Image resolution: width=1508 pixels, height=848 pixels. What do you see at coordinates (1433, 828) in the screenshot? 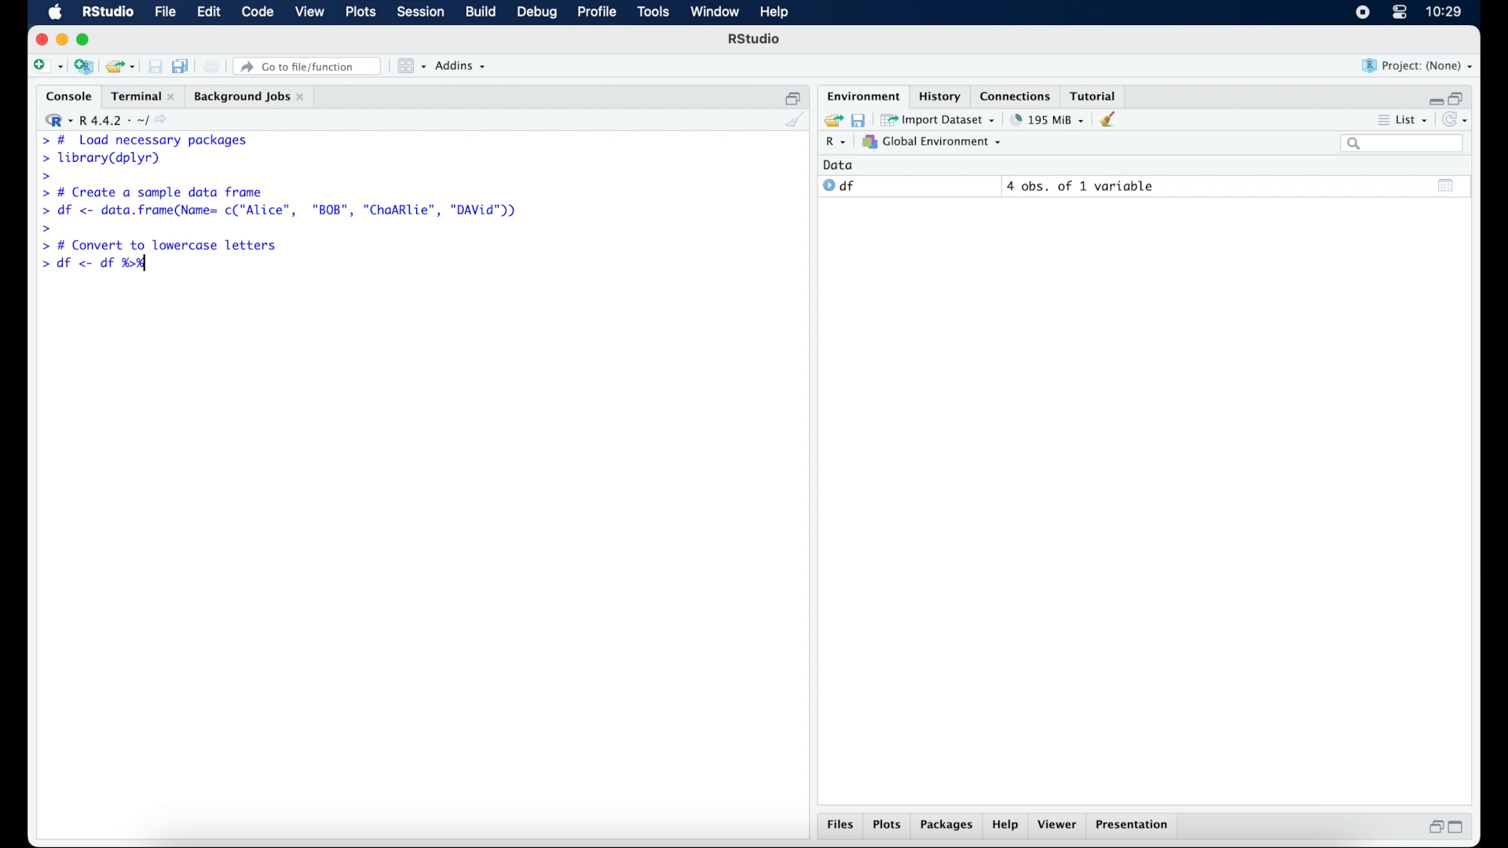
I see `restore down` at bounding box center [1433, 828].